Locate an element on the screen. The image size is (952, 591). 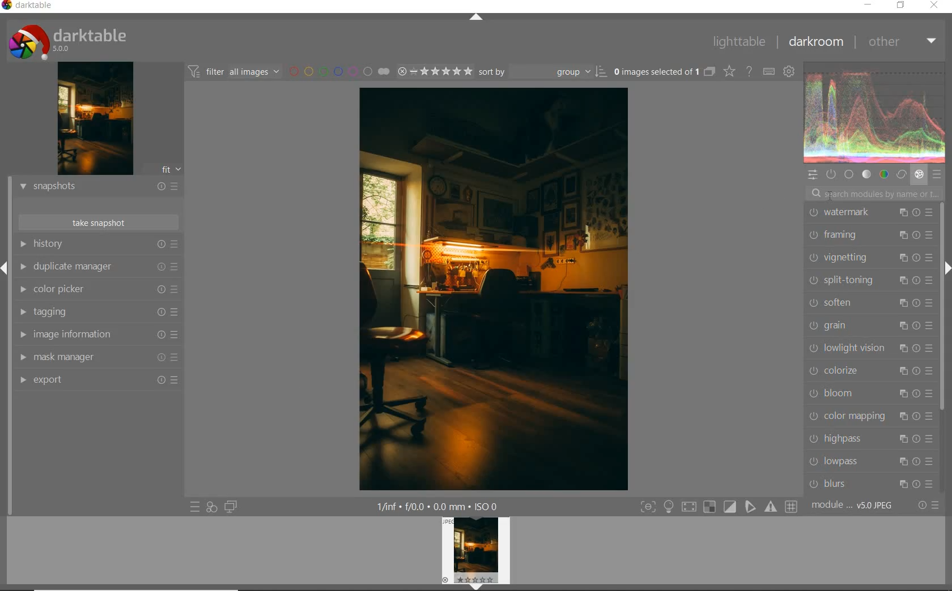
show global preferences is located at coordinates (788, 72).